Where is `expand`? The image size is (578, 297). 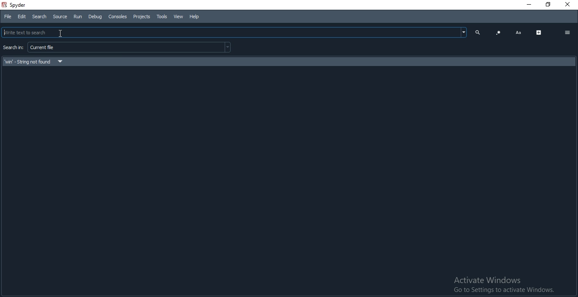
expand is located at coordinates (539, 32).